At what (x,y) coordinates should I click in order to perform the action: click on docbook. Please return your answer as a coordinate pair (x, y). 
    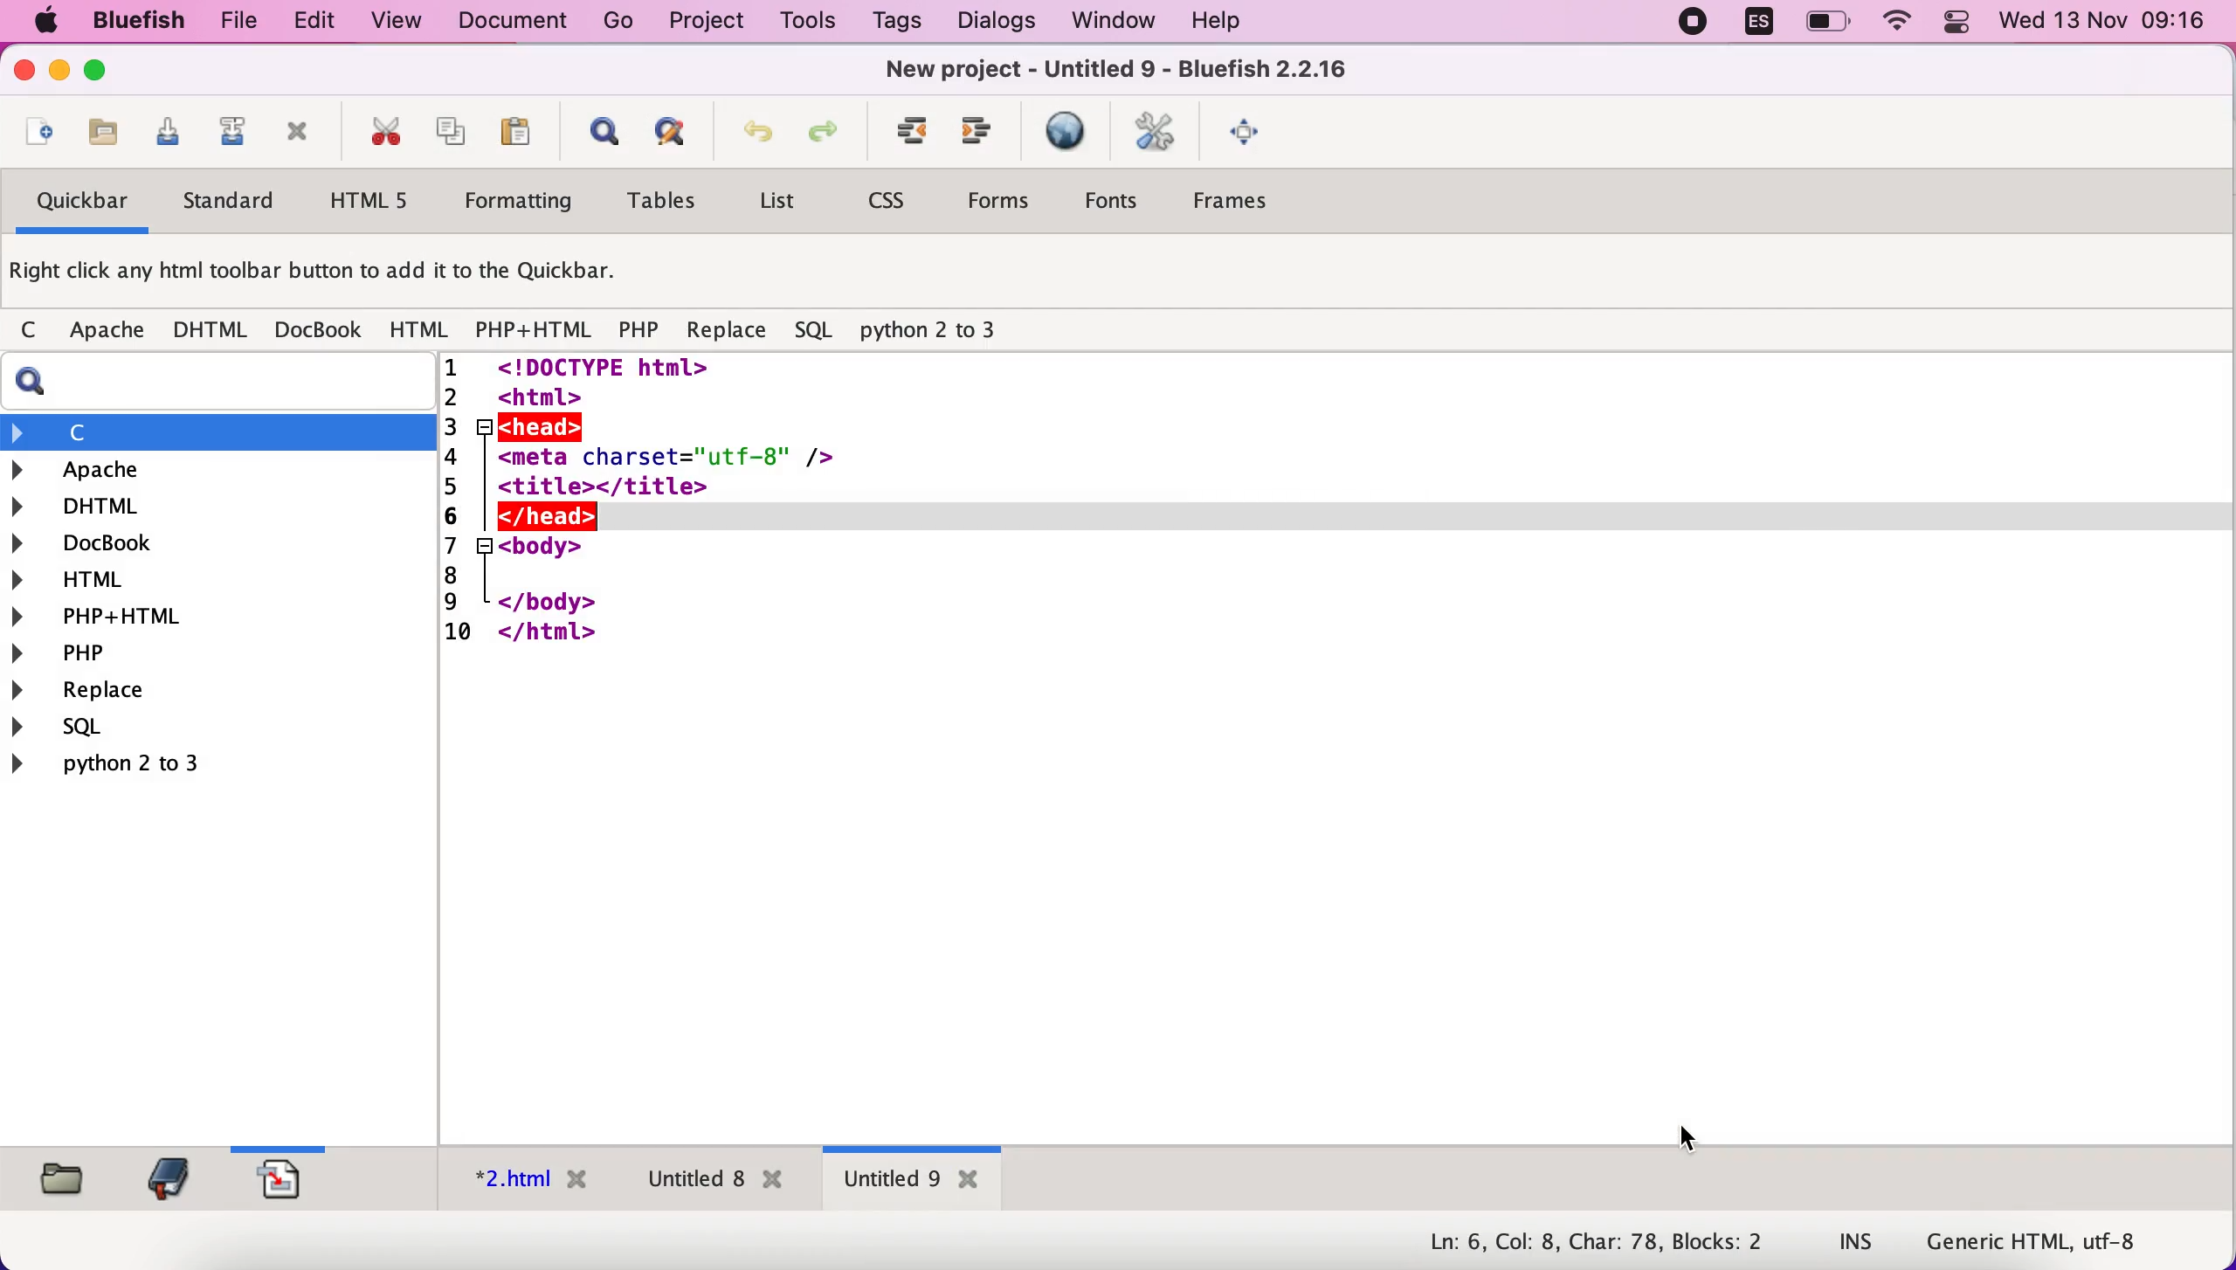
    Looking at the image, I should click on (319, 333).